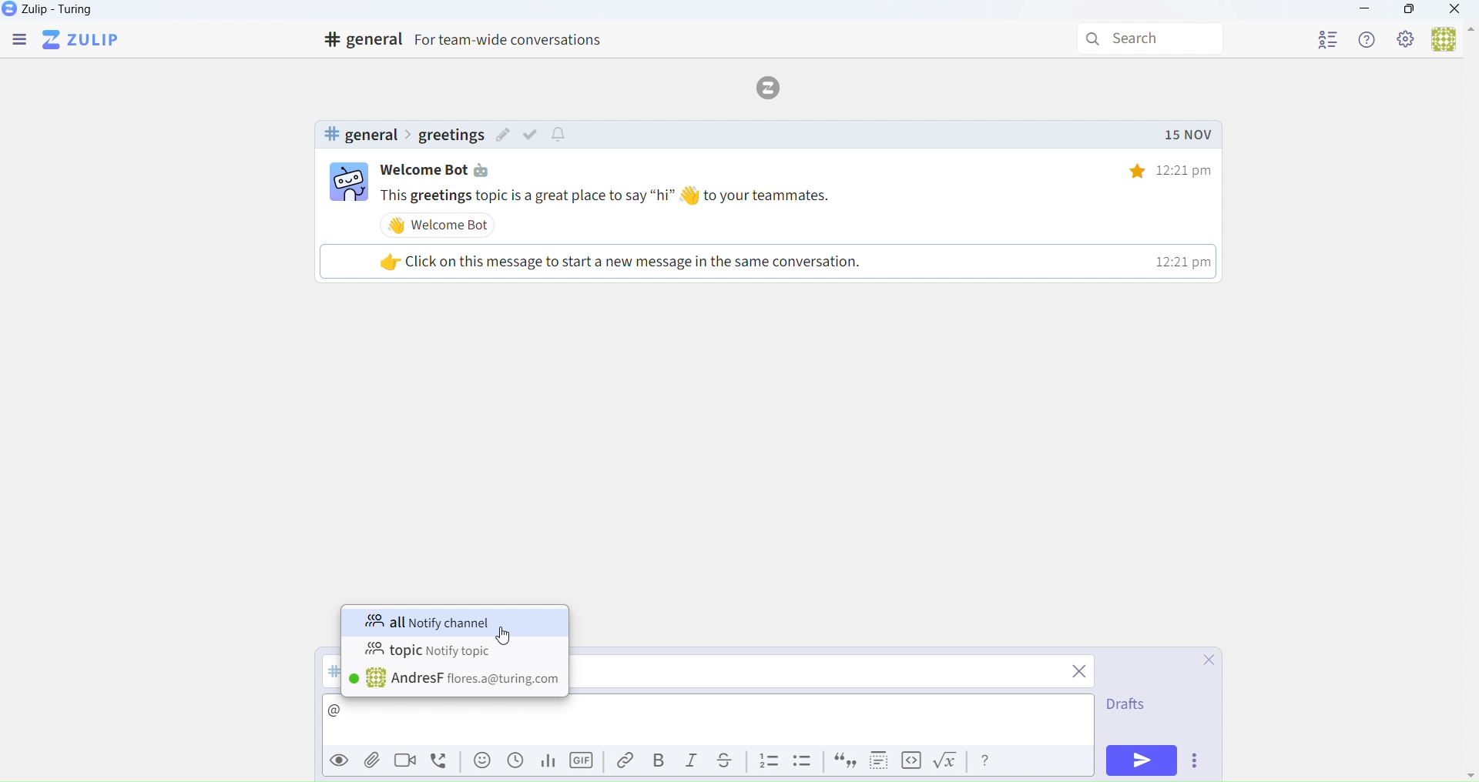  I want to click on image, so click(349, 184).